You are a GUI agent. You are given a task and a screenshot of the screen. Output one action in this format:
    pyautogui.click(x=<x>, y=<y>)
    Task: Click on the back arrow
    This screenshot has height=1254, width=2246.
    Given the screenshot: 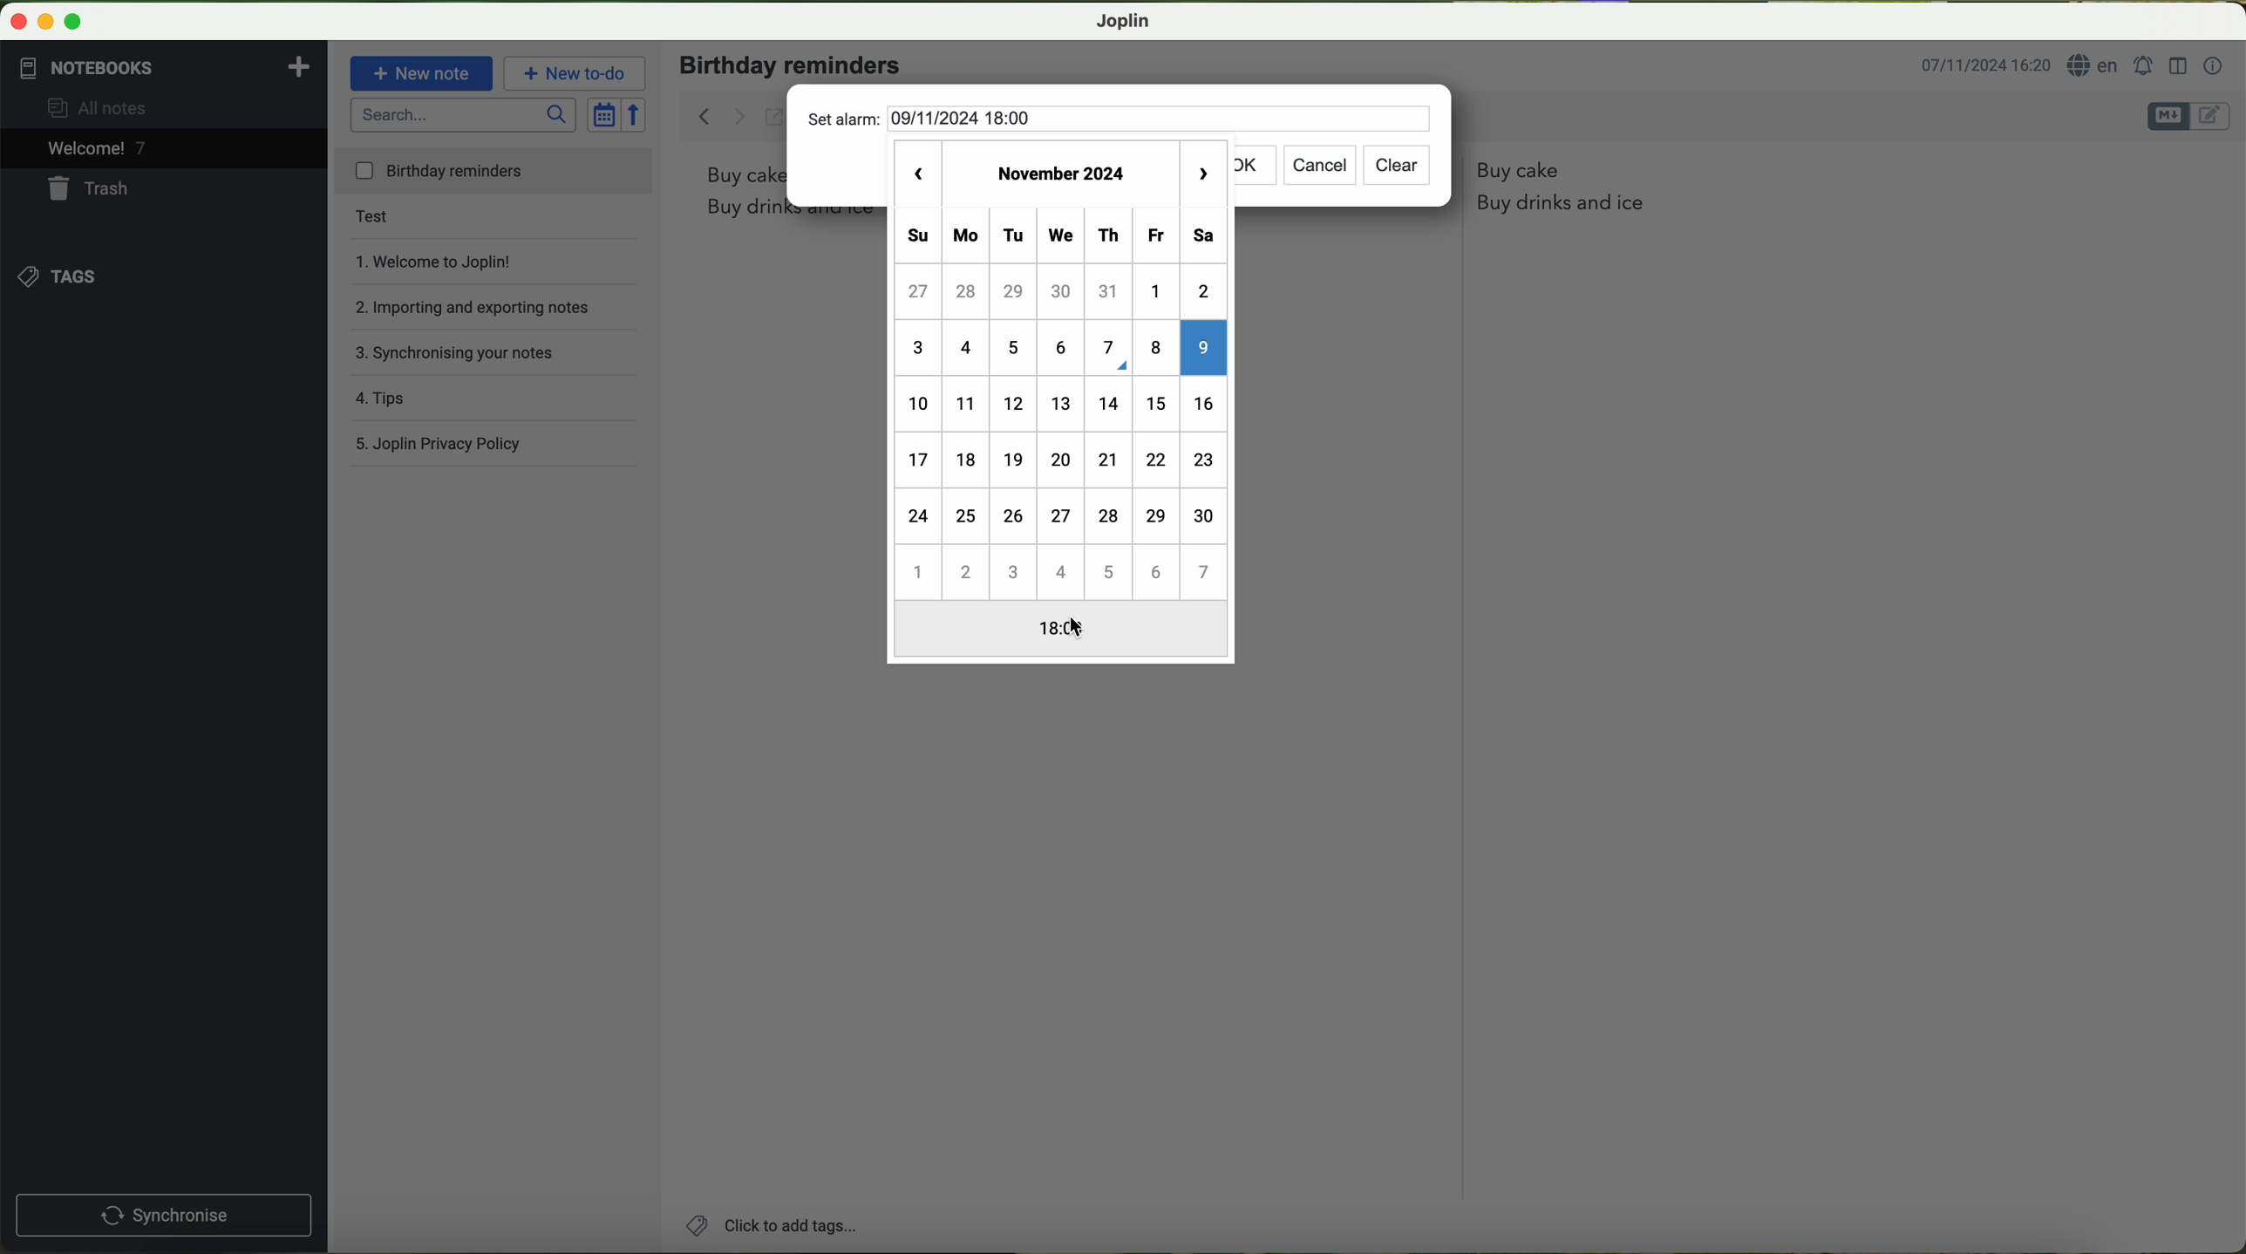 What is the action you would take?
    pyautogui.click(x=719, y=114)
    